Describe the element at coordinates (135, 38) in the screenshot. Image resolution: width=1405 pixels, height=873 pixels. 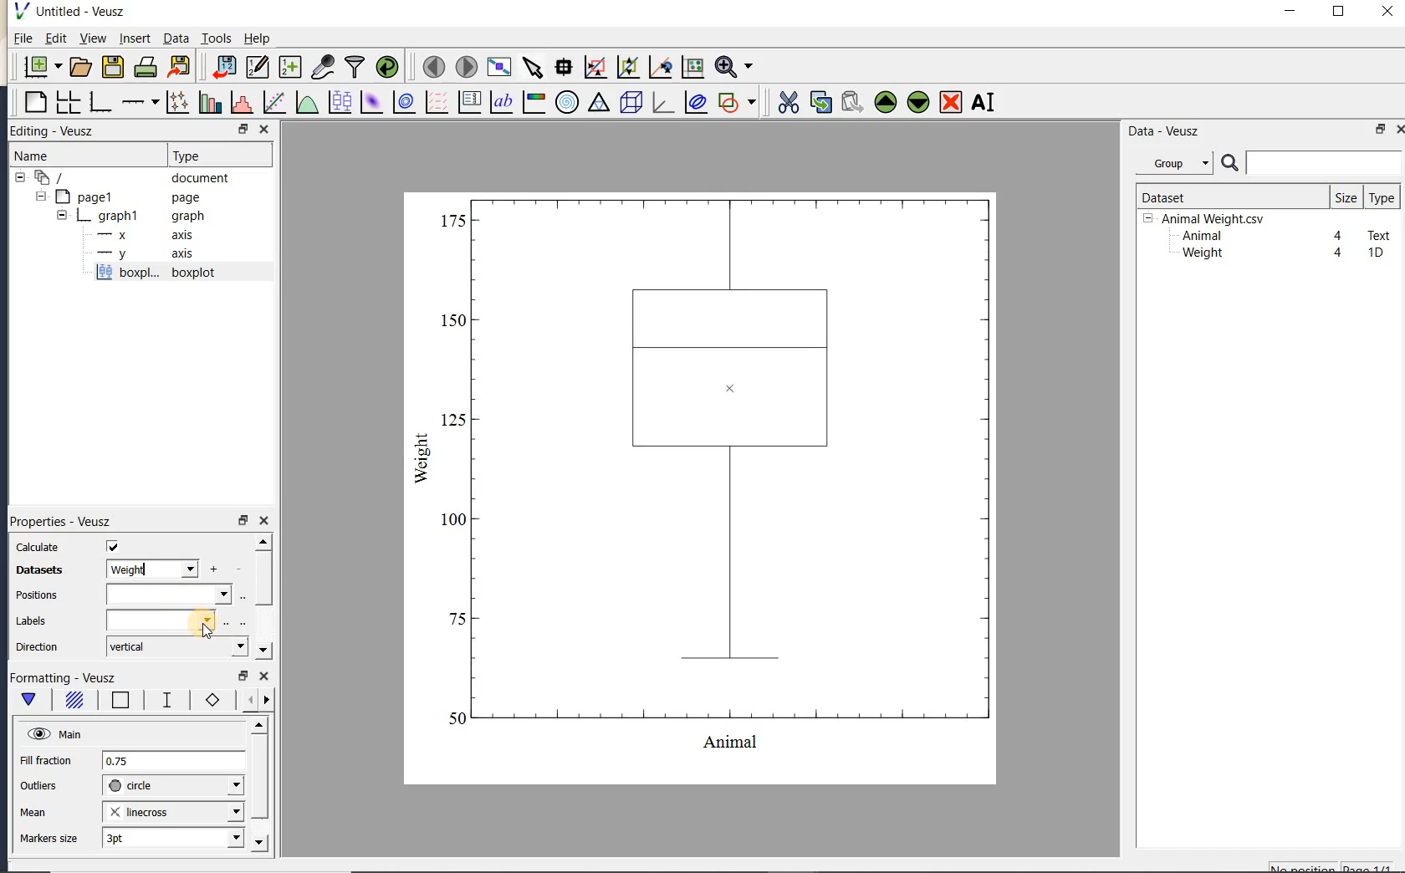
I see `insert` at that location.